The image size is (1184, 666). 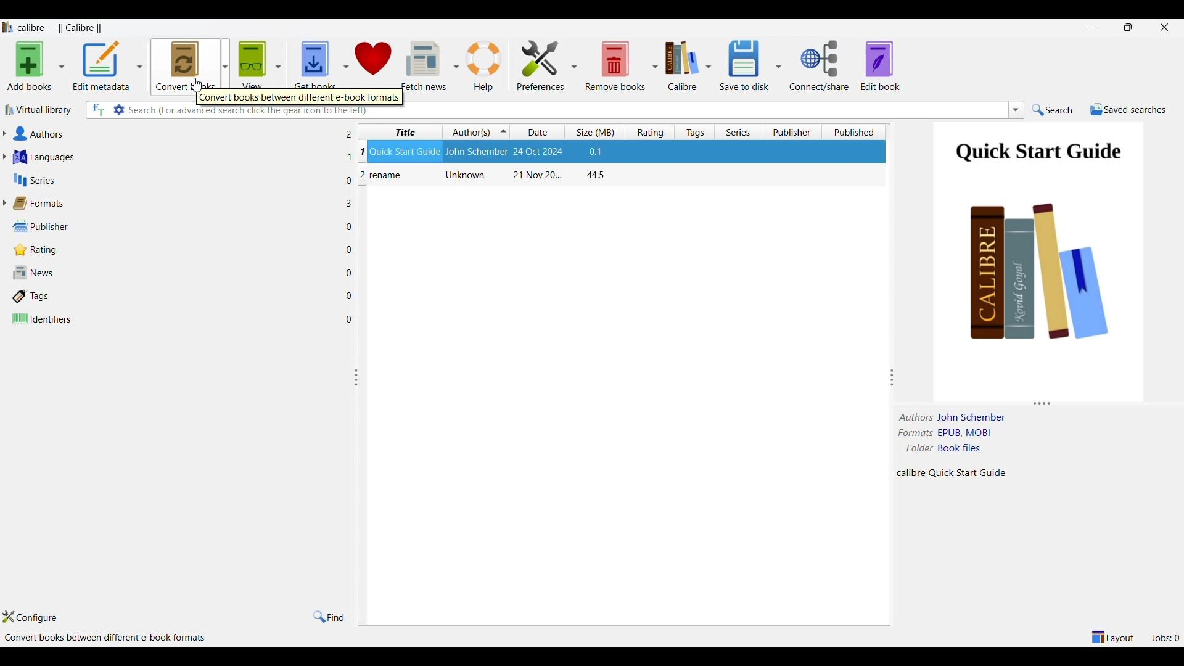 I want to click on Advanced search, so click(x=118, y=110).